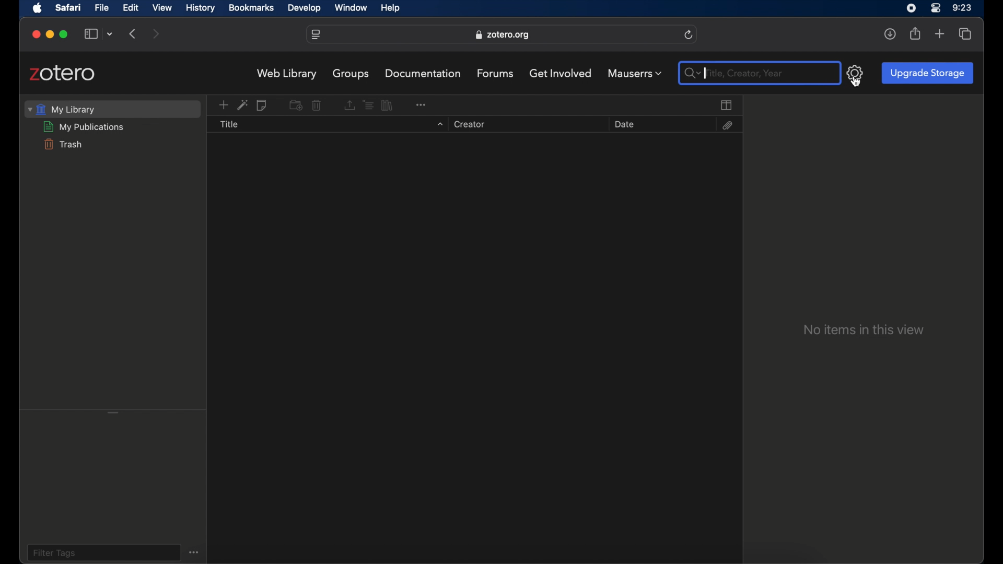 The image size is (1003, 564). I want to click on groups, so click(352, 74).